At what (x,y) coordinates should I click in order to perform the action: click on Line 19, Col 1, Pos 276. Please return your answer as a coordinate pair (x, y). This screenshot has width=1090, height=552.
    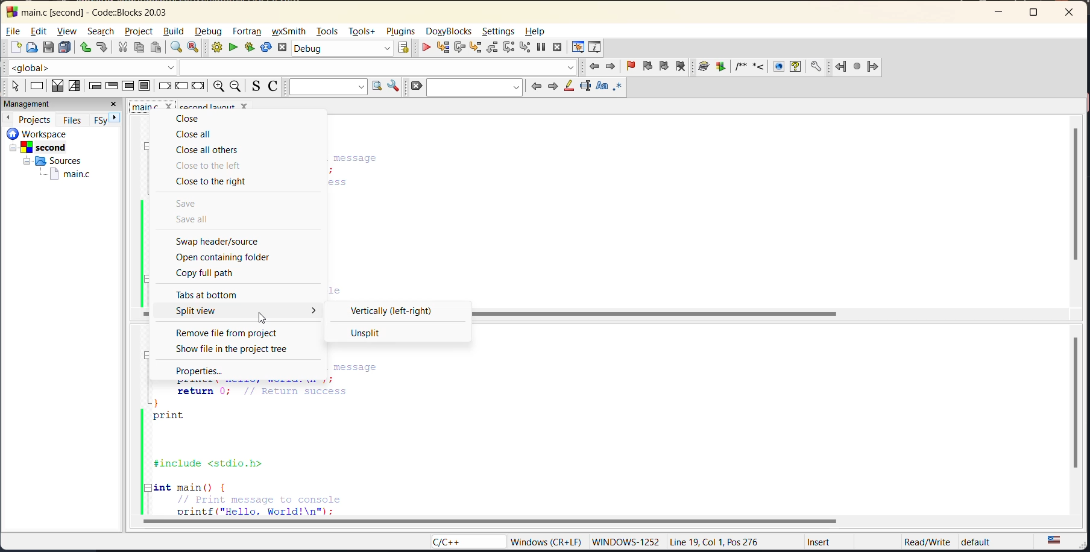
    Looking at the image, I should click on (716, 542).